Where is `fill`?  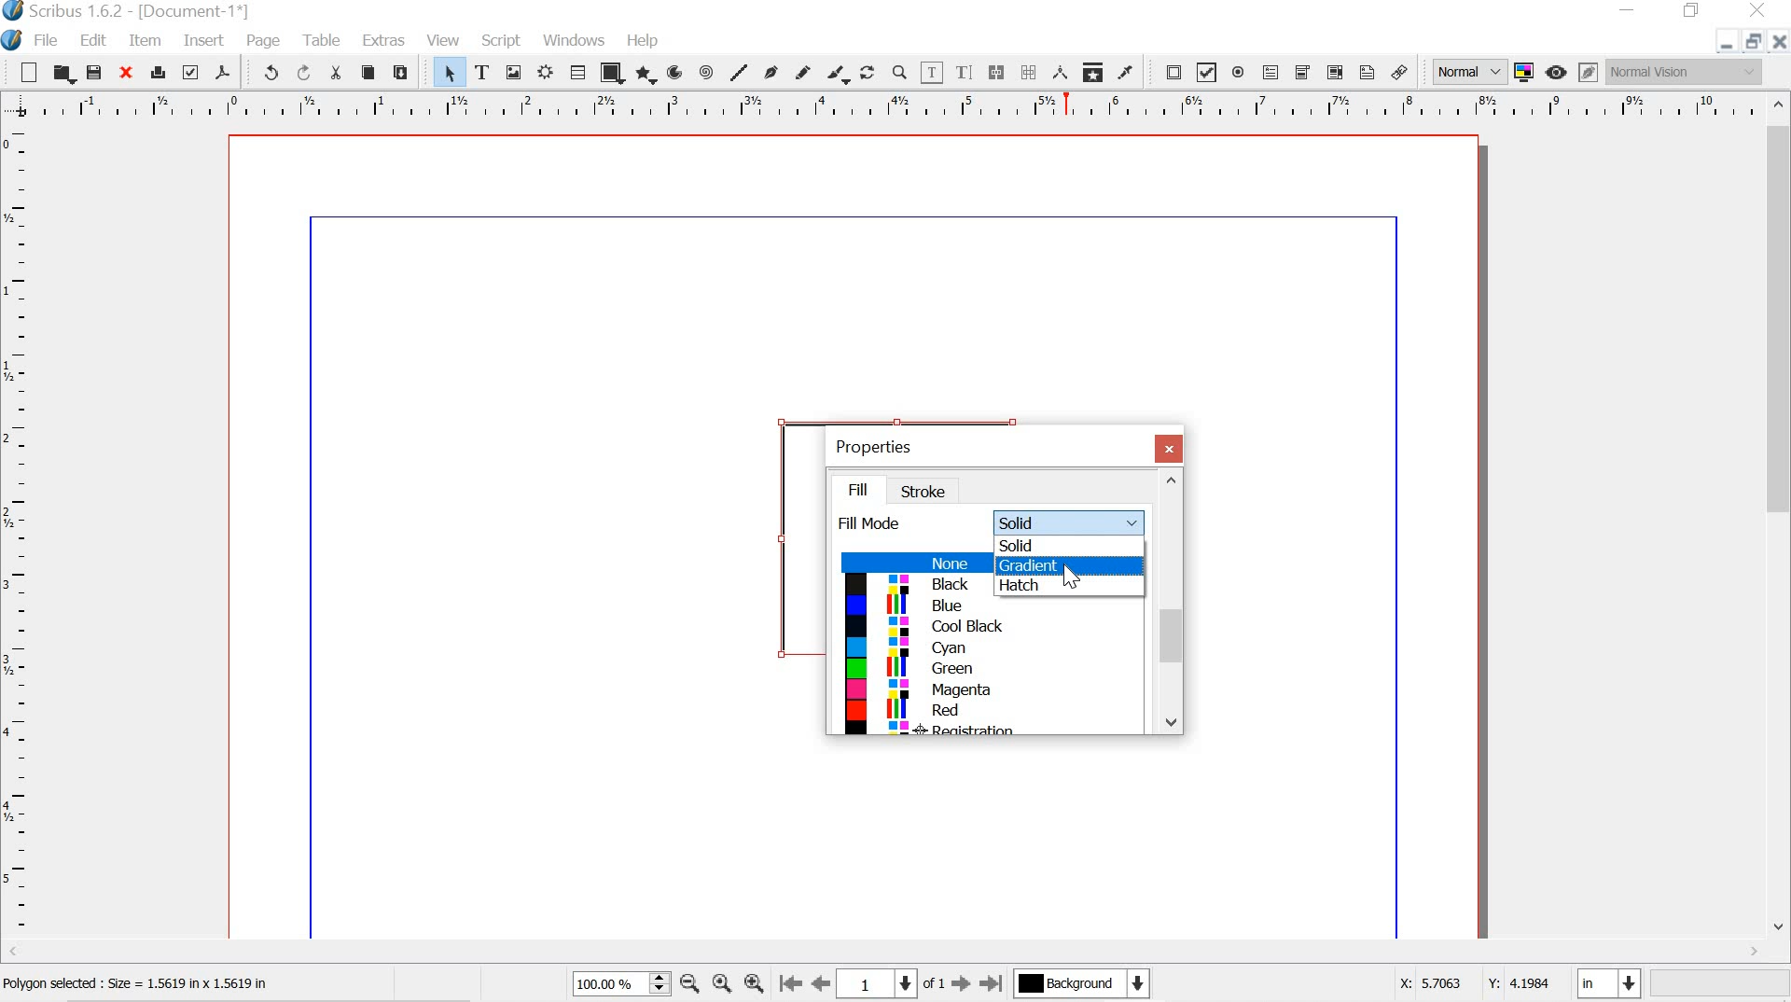 fill is located at coordinates (867, 487).